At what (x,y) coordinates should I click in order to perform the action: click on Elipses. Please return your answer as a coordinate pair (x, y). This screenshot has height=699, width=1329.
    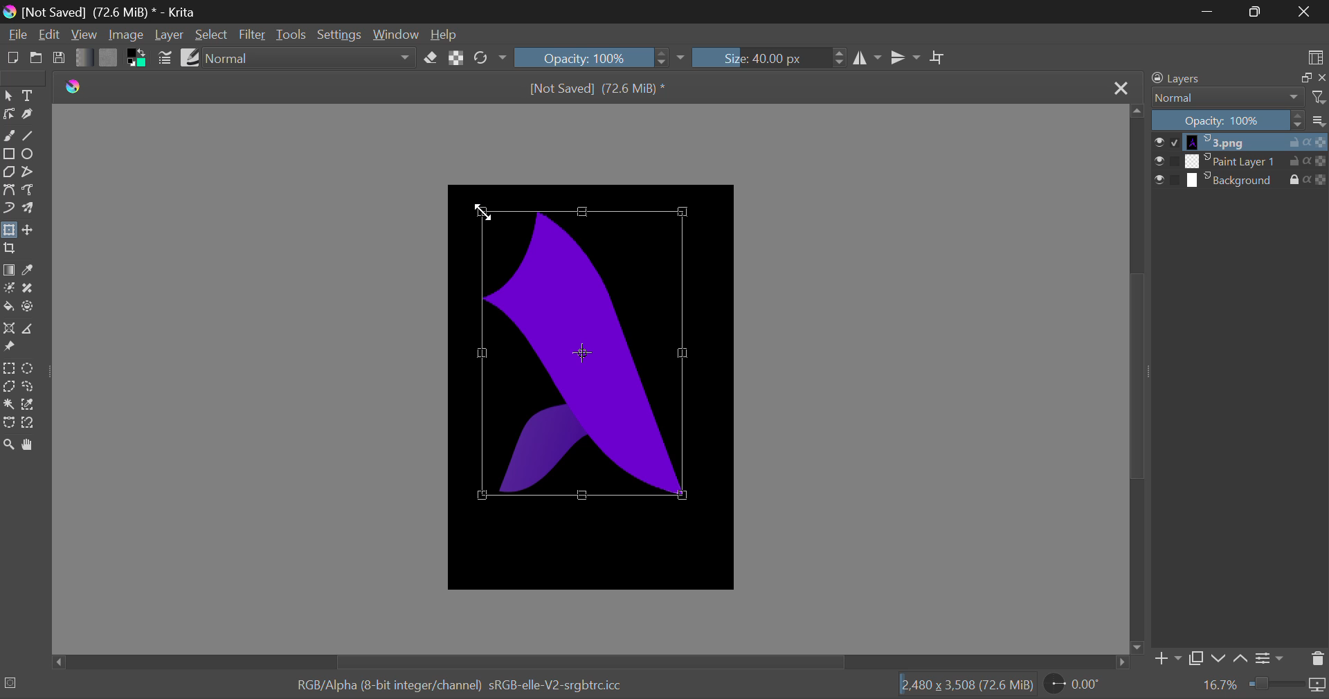
    Looking at the image, I should click on (33, 155).